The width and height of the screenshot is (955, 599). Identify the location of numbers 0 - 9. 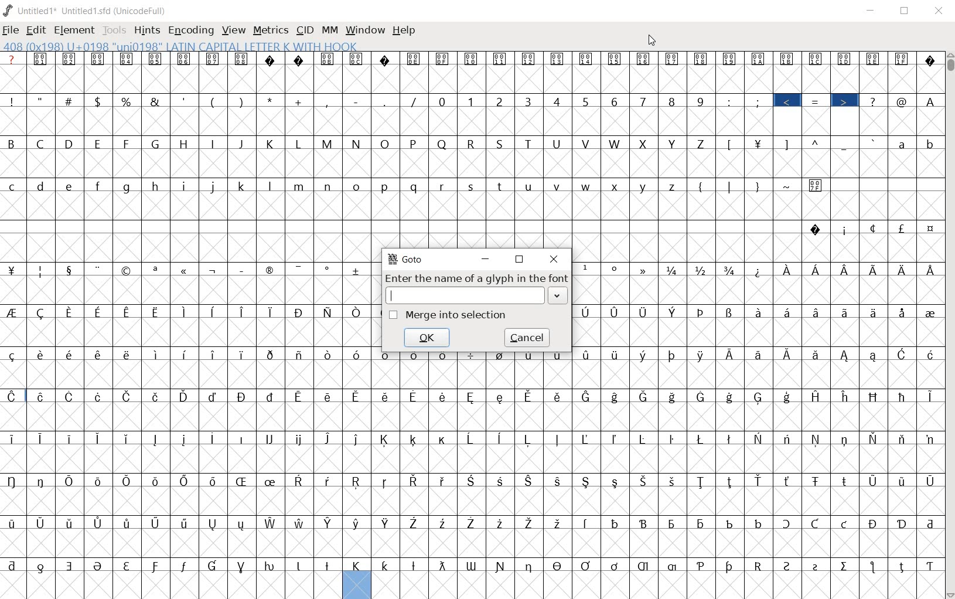
(571, 101).